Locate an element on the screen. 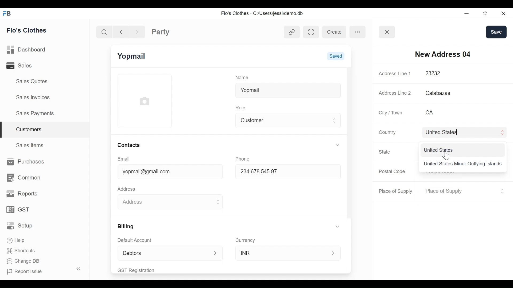 The width and height of the screenshot is (513, 288). GST is located at coordinates (19, 210).